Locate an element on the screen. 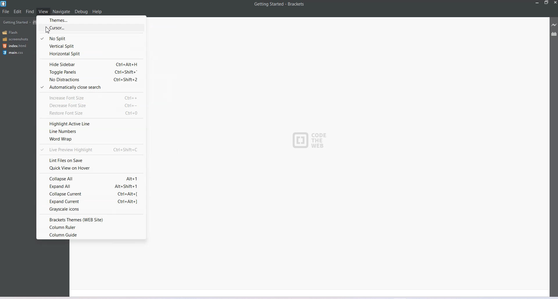  Highlight active line is located at coordinates (90, 123).